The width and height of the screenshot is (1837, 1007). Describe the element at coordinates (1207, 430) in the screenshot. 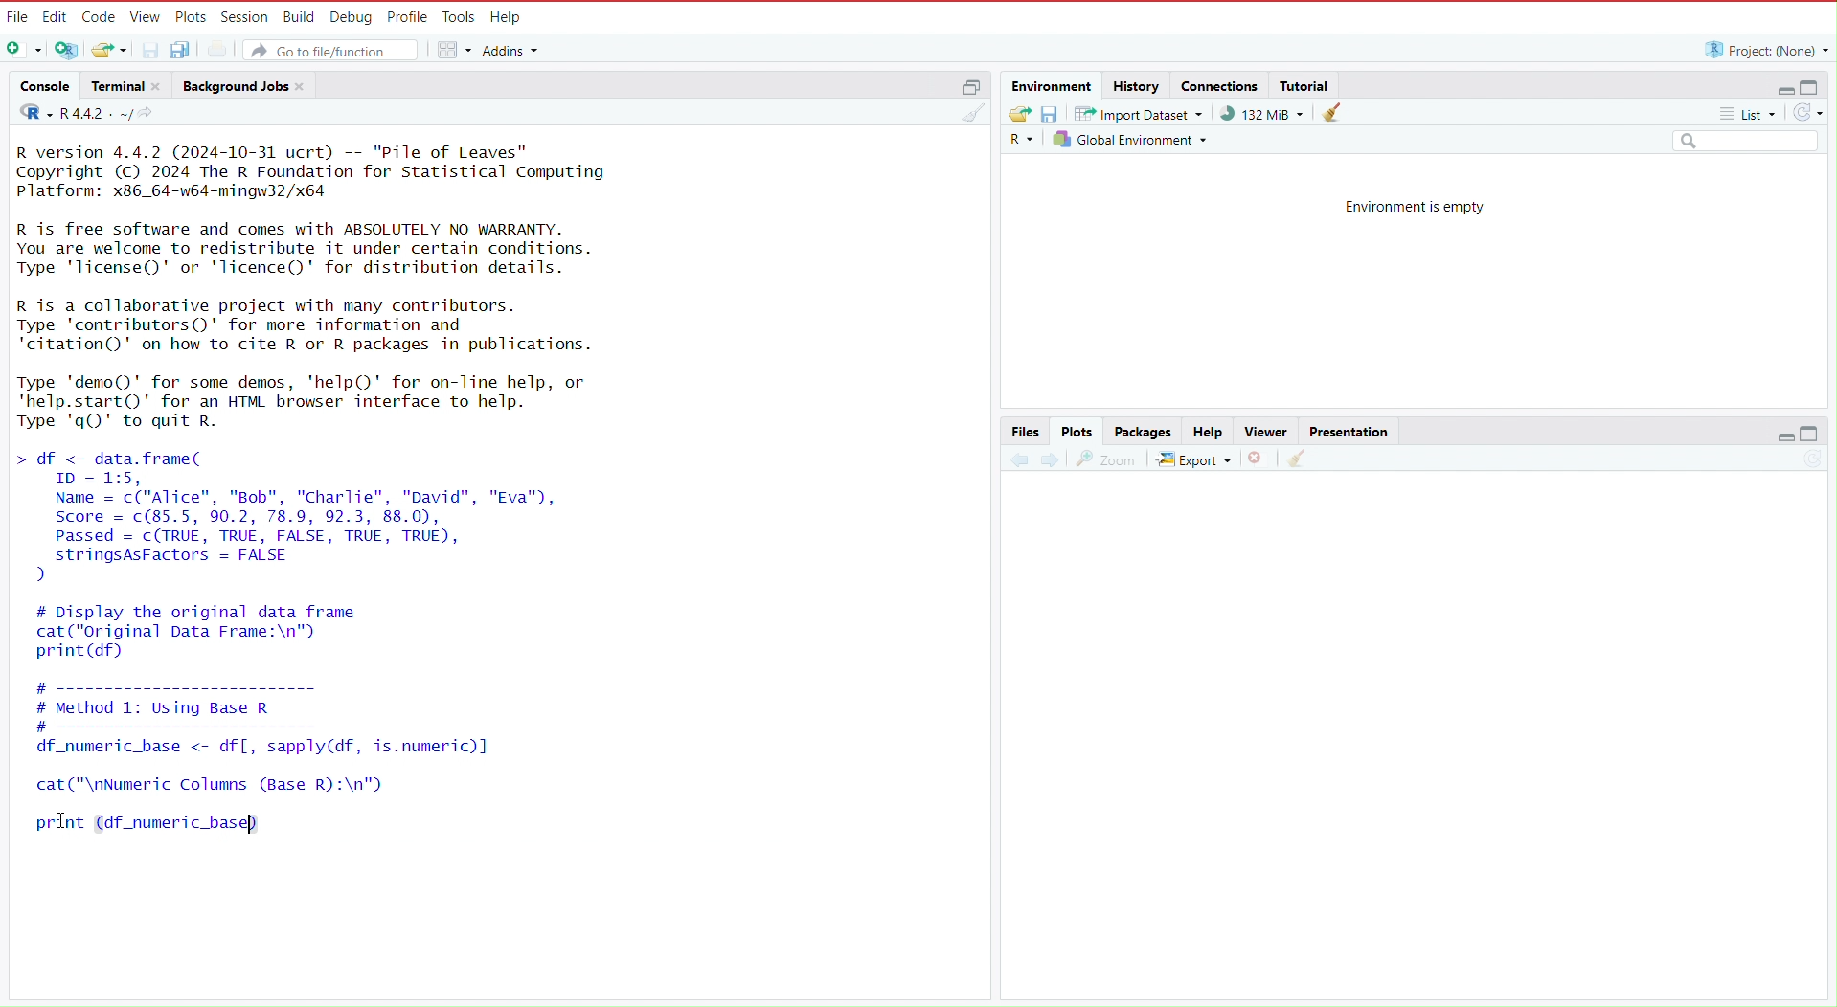

I see `Help` at that location.